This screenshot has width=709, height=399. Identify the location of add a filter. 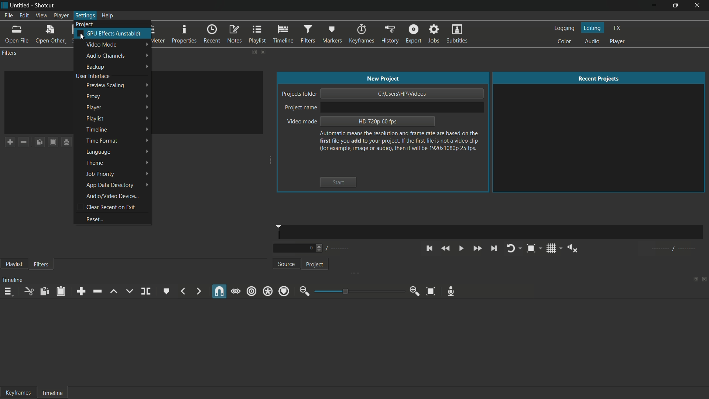
(10, 142).